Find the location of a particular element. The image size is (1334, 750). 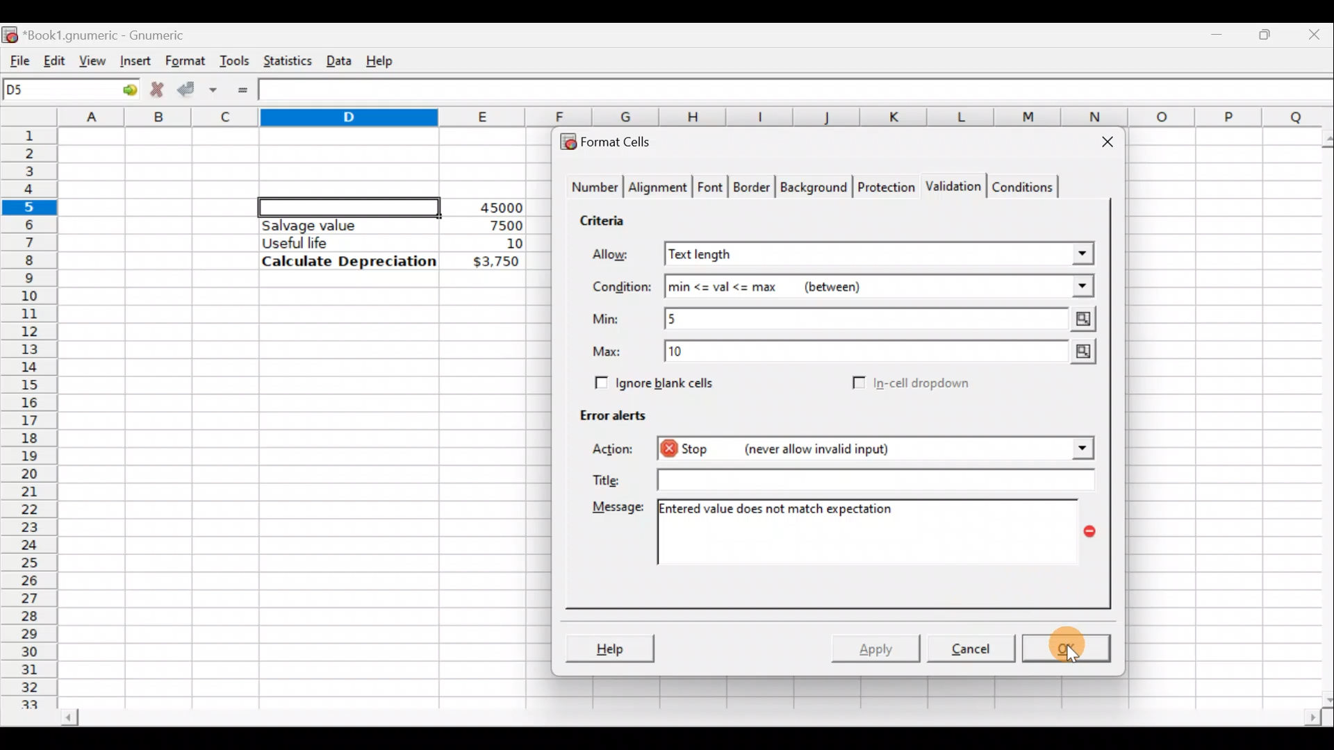

Font is located at coordinates (711, 189).